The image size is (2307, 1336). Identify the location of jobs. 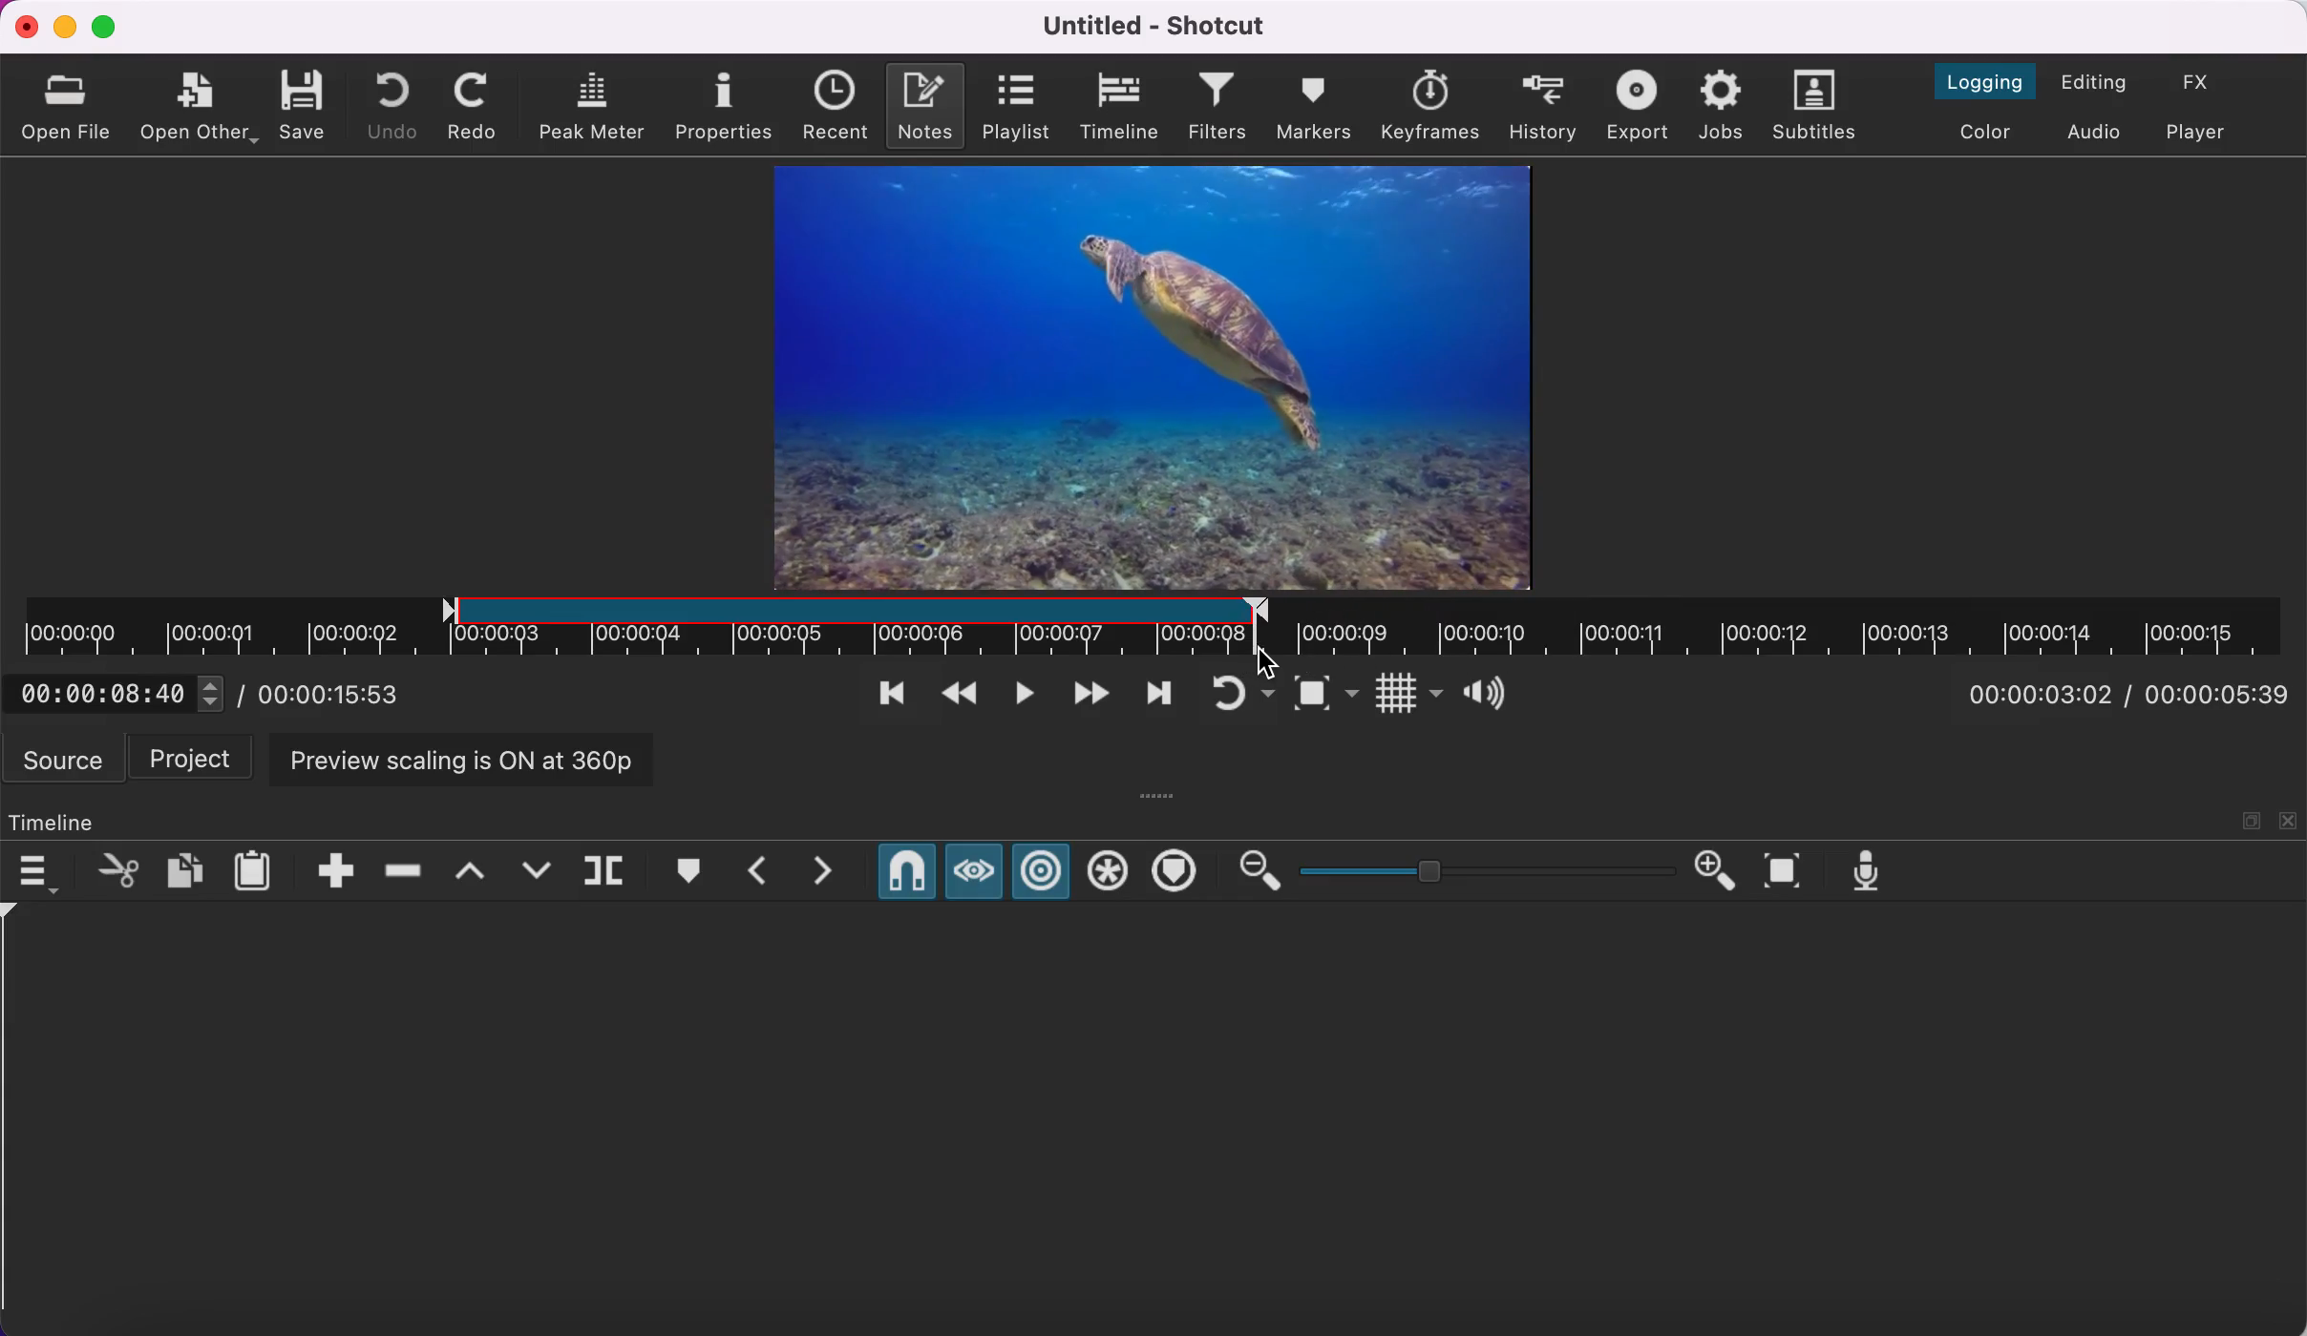
(1723, 107).